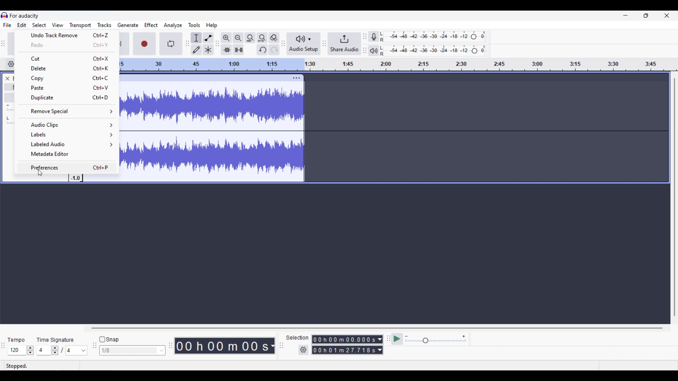 The height and width of the screenshot is (381, 678). What do you see at coordinates (67, 111) in the screenshot?
I see `Remove special options` at bounding box center [67, 111].